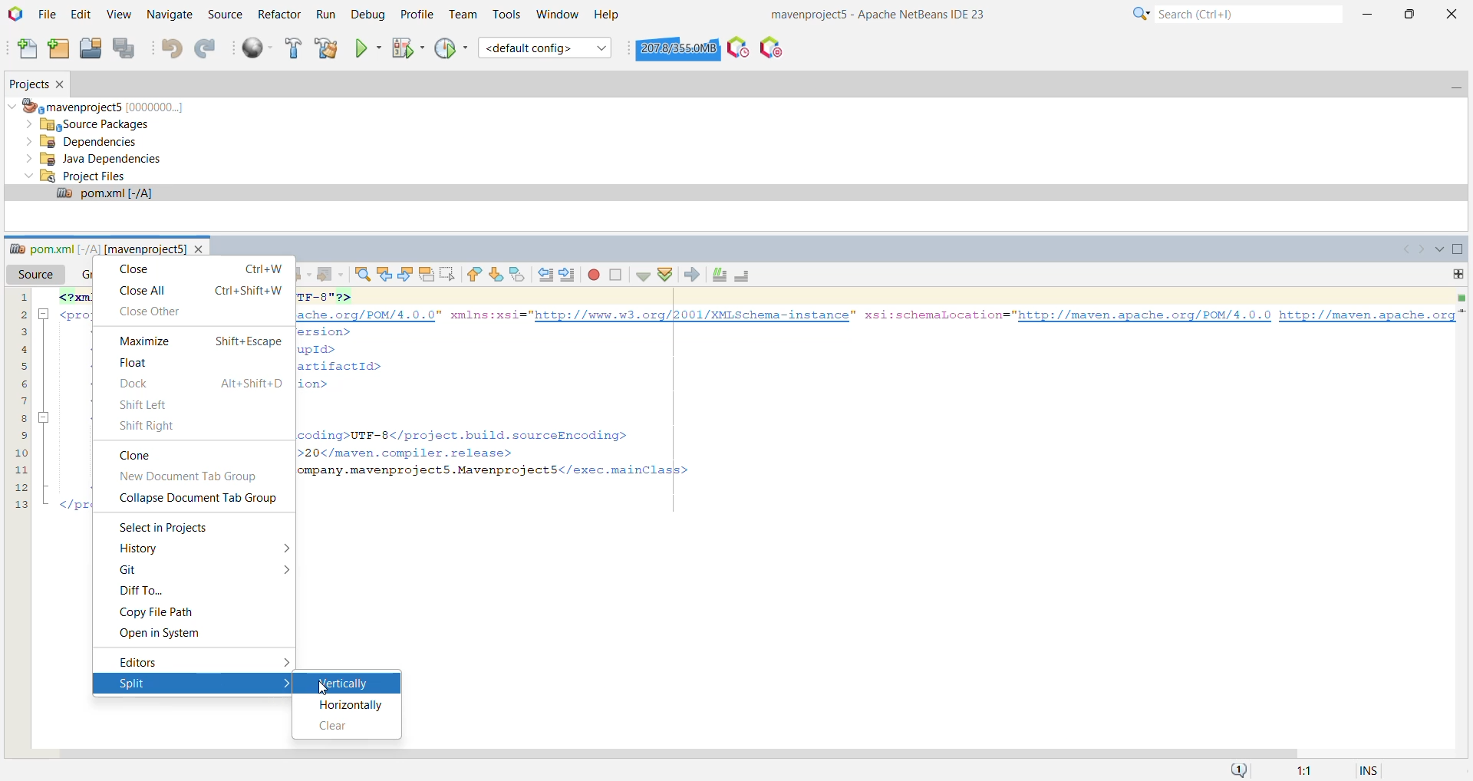  I want to click on Debug, so click(366, 15).